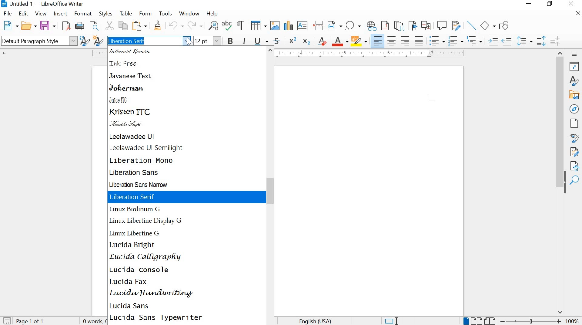  I want to click on SAVE AS PDF, so click(66, 26).